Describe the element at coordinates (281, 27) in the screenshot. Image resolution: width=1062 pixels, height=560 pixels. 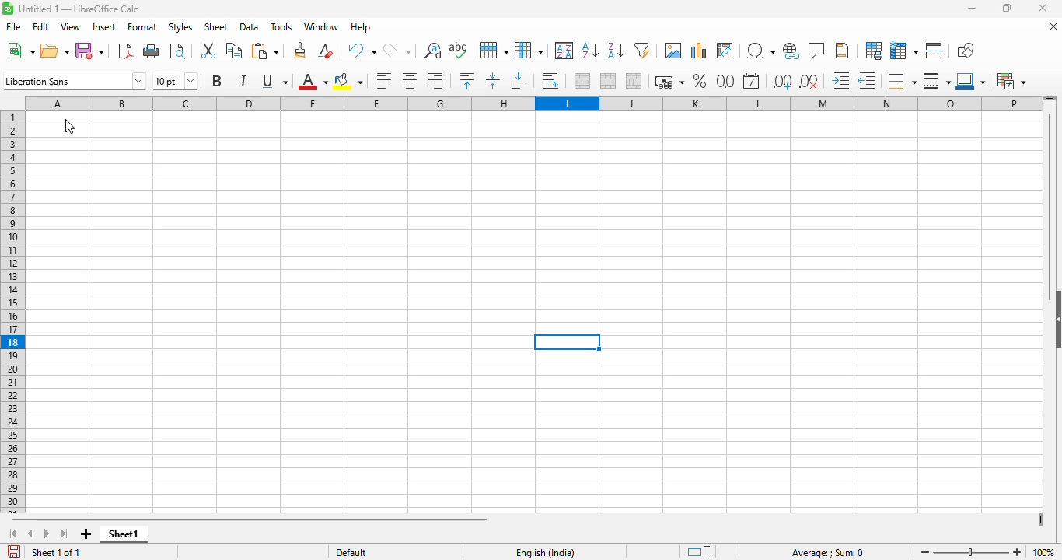
I see `tools` at that location.